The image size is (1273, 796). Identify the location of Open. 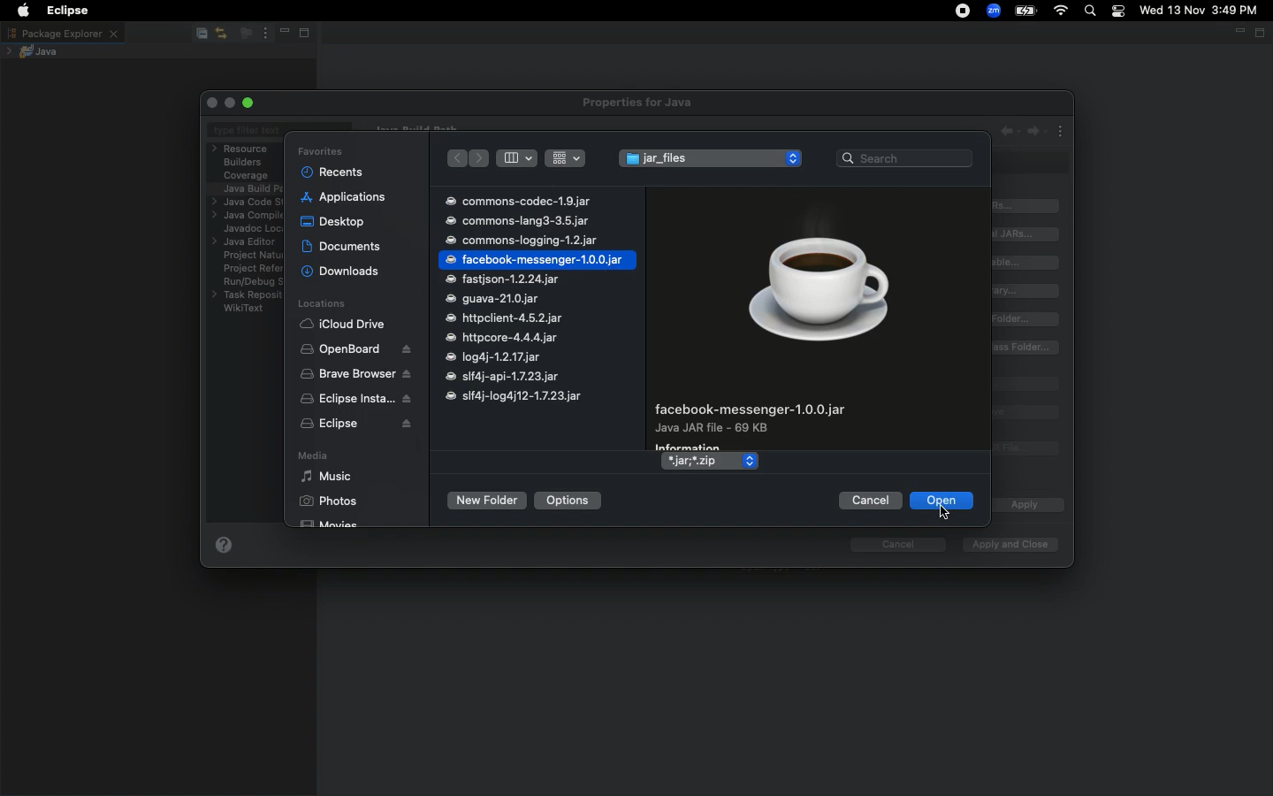
(941, 501).